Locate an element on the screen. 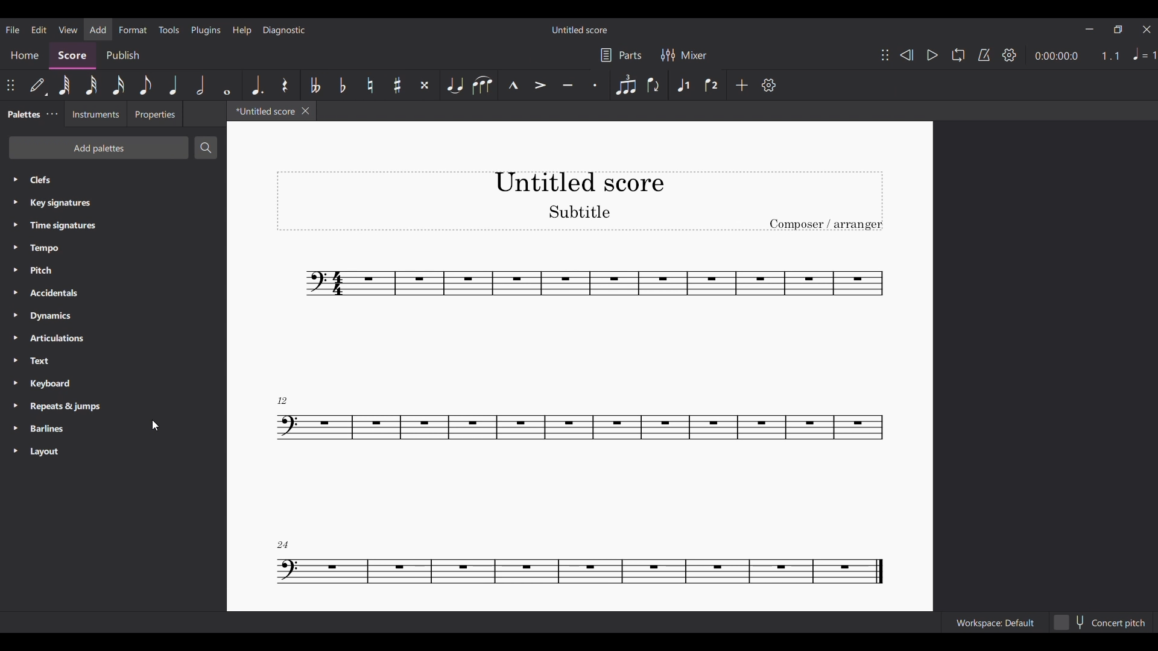 The width and height of the screenshot is (1158, 651).  is located at coordinates (118, 88).